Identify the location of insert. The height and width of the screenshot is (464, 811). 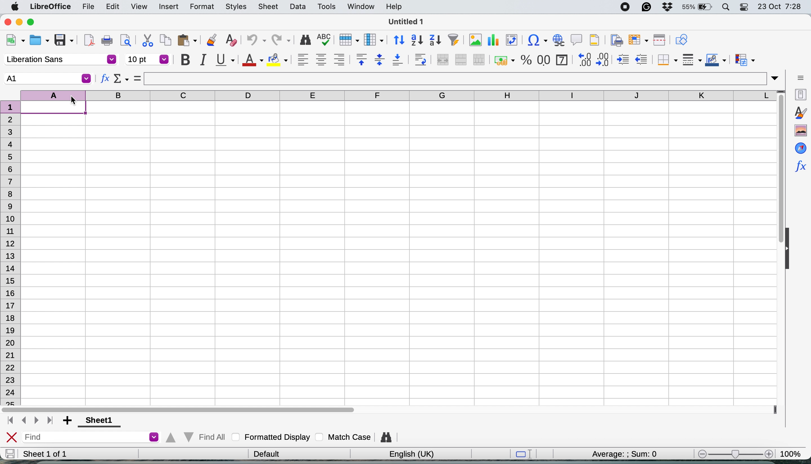
(167, 7).